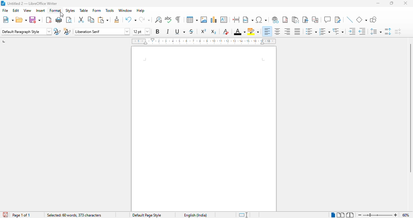 The width and height of the screenshot is (413, 218). What do you see at coordinates (287, 31) in the screenshot?
I see `align right` at bounding box center [287, 31].